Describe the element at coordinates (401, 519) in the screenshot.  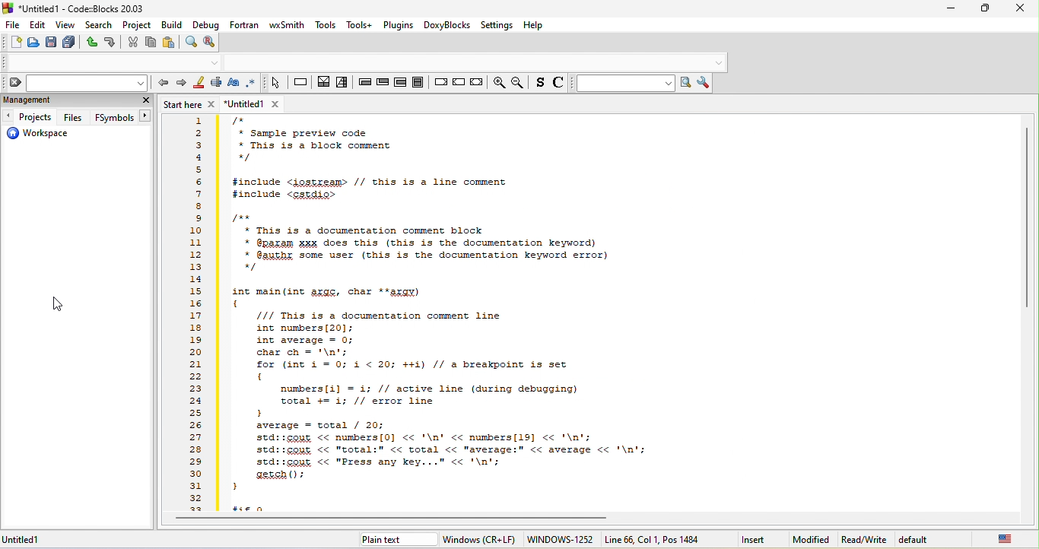
I see `horizontal scroll bar` at that location.